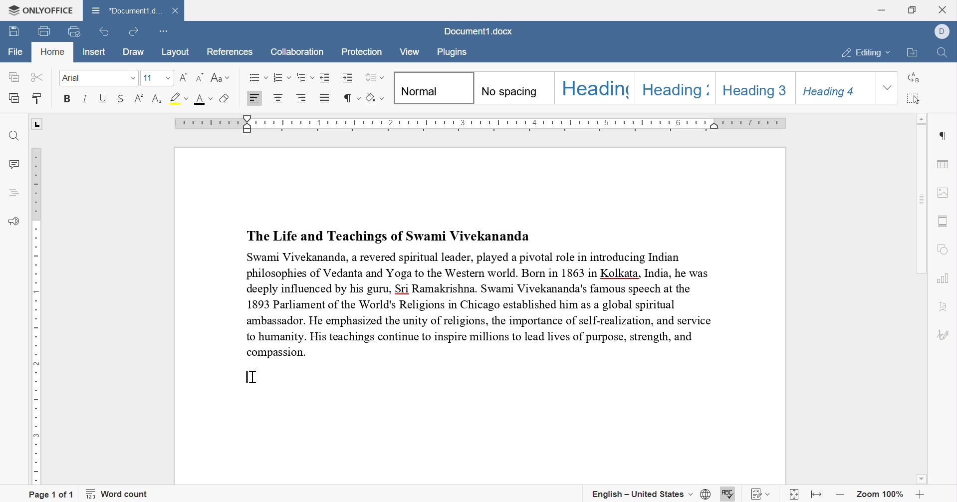  Describe the element at coordinates (121, 98) in the screenshot. I see `strikethrough` at that location.